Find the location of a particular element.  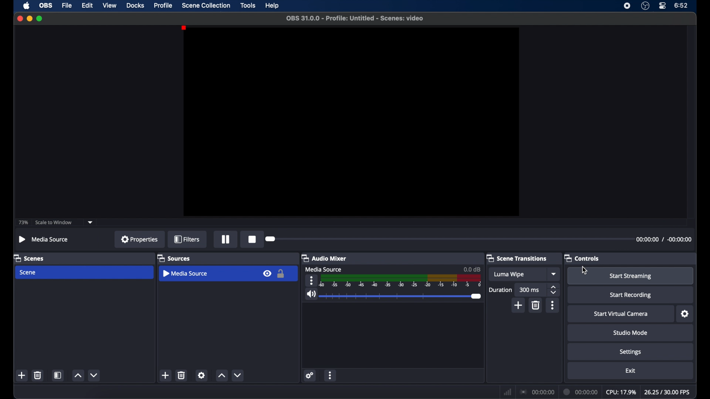

decrement is located at coordinates (94, 375).